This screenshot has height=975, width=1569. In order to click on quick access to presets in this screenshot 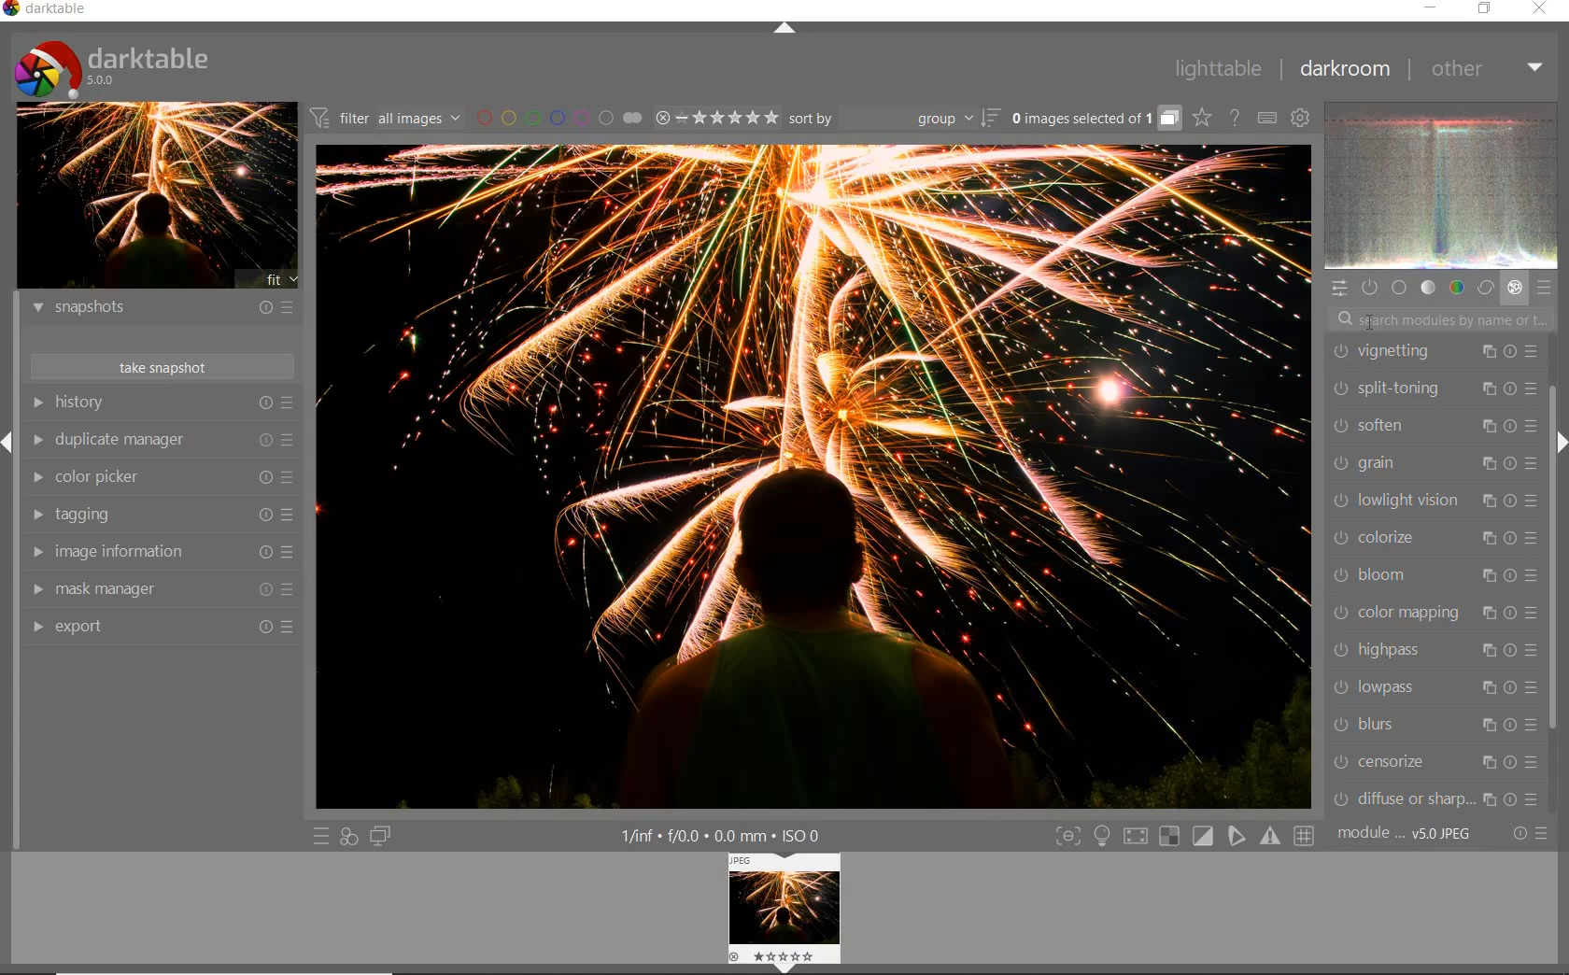, I will do `click(323, 837)`.